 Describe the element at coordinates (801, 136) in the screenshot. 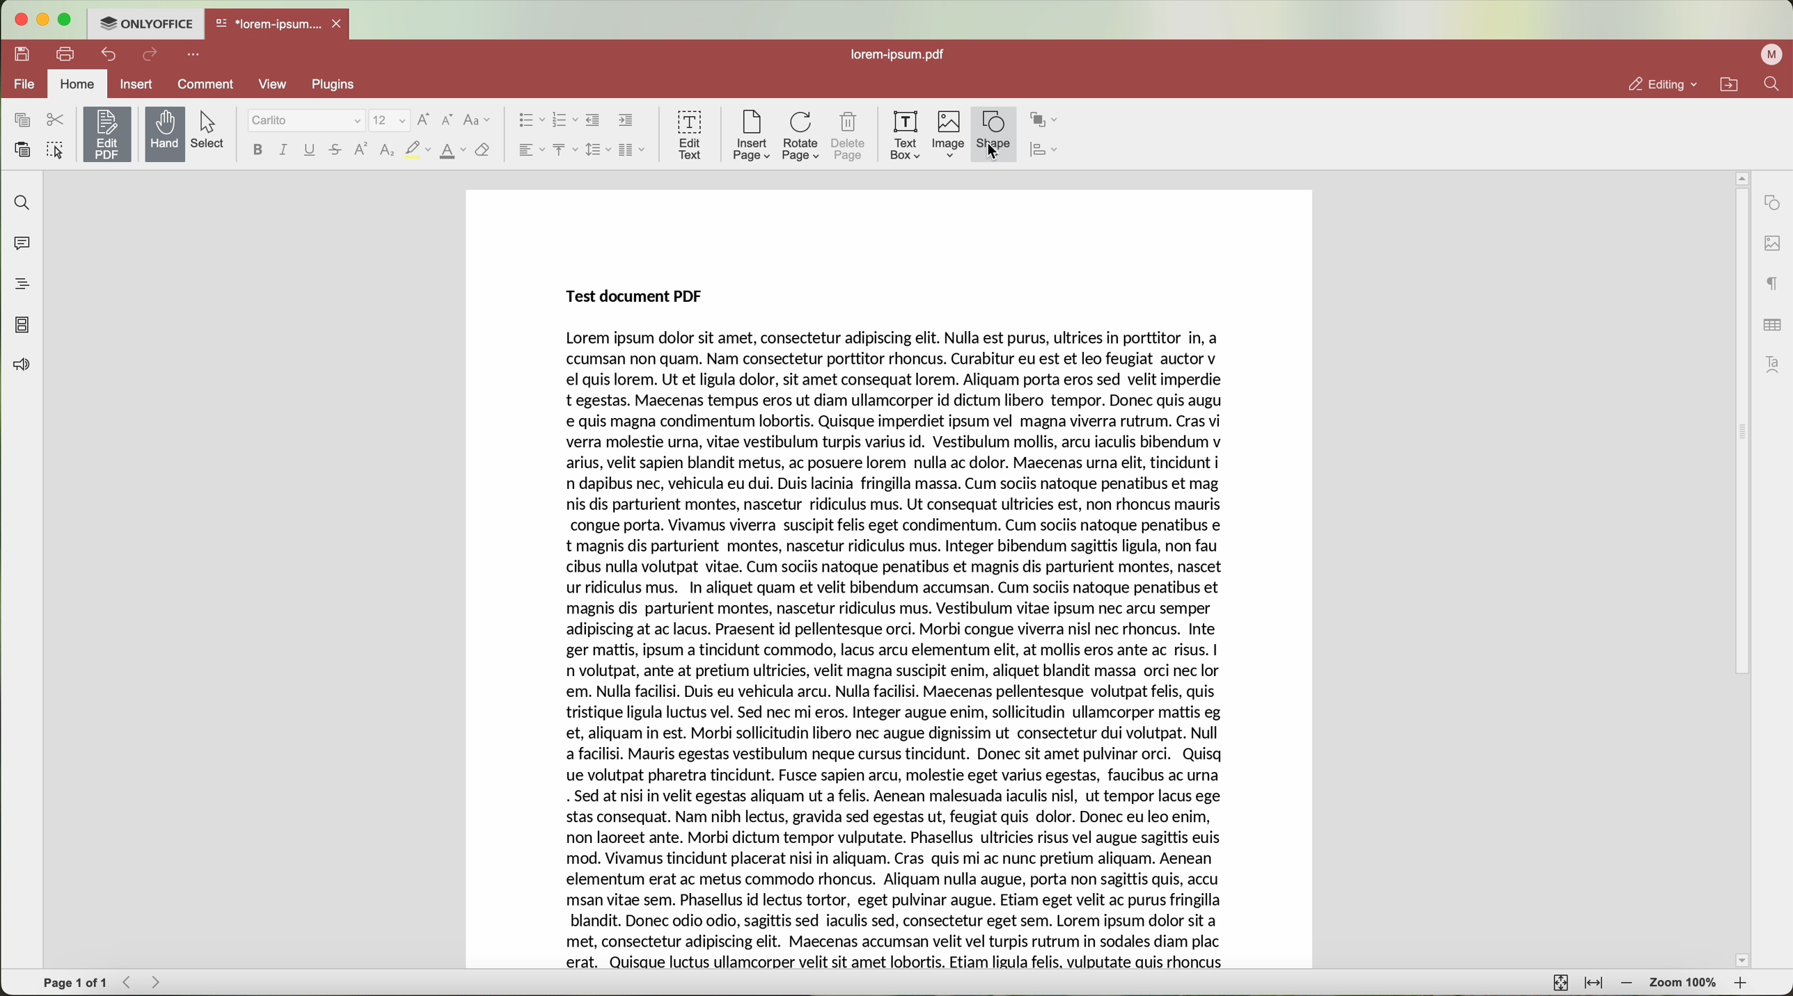

I see `rotate page` at that location.